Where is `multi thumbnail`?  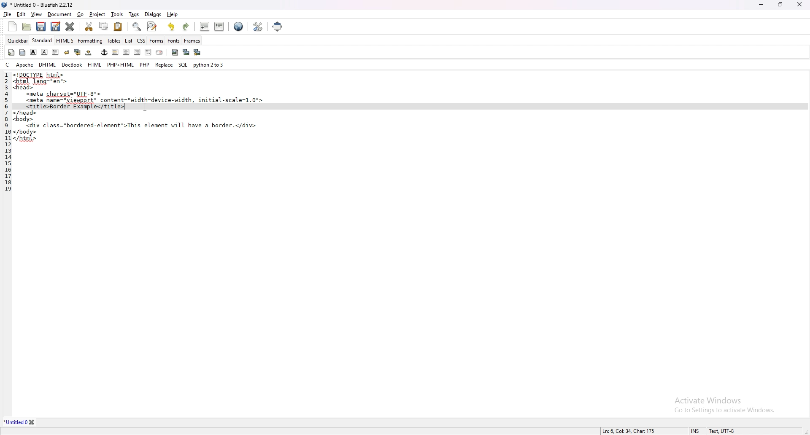
multi thumbnail is located at coordinates (198, 52).